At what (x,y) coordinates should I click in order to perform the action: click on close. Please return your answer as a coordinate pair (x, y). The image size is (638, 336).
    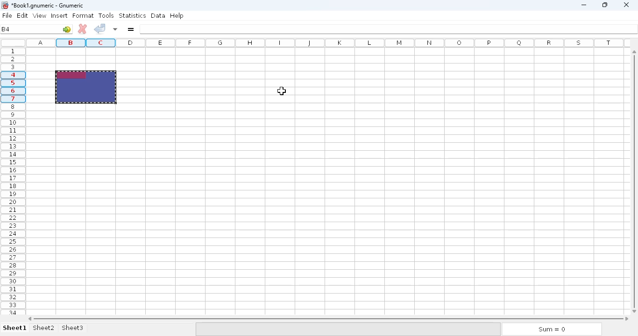
    Looking at the image, I should click on (626, 8).